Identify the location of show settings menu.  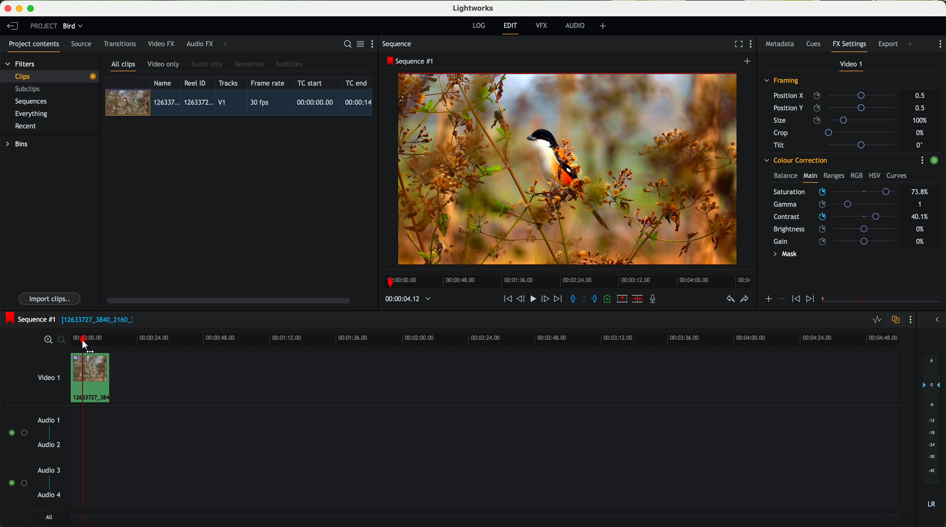
(910, 320).